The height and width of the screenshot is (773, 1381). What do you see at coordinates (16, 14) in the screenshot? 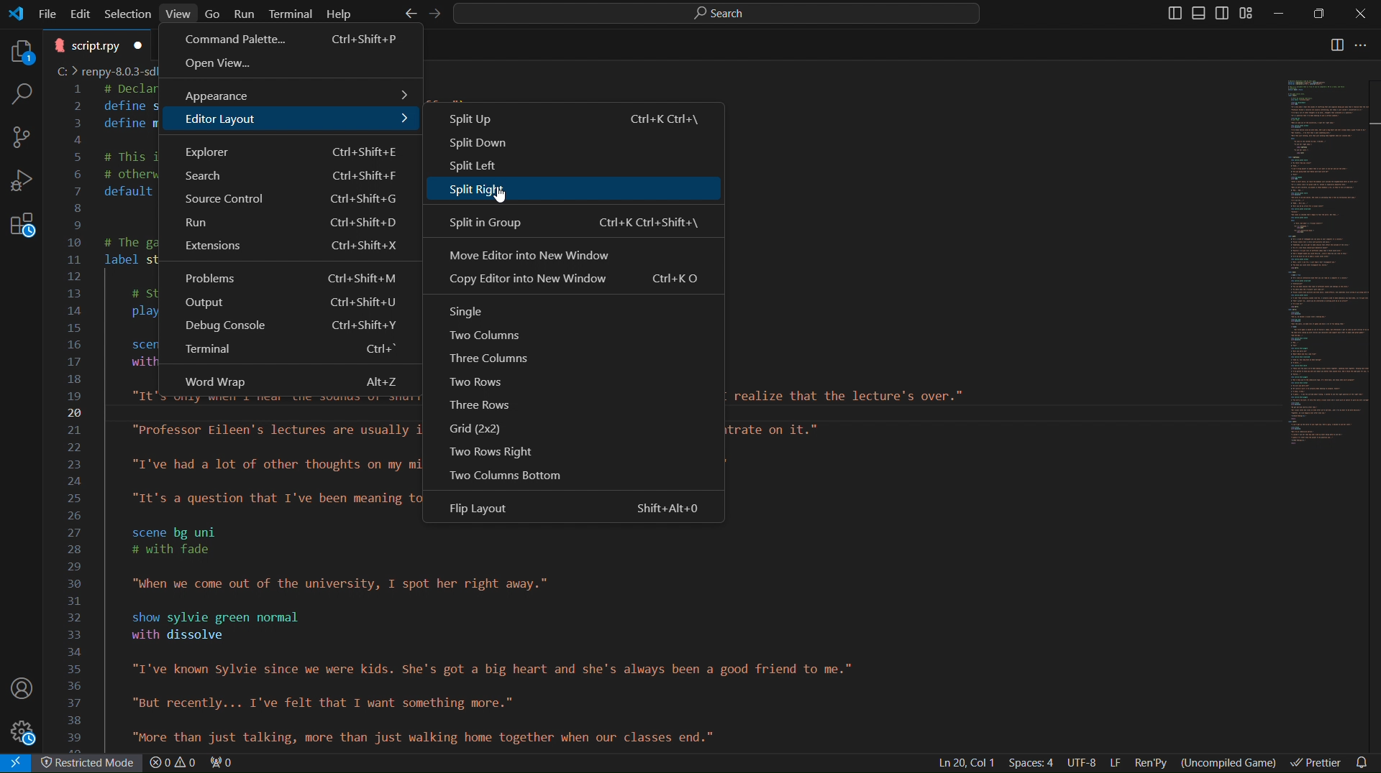
I see `Logo` at bounding box center [16, 14].